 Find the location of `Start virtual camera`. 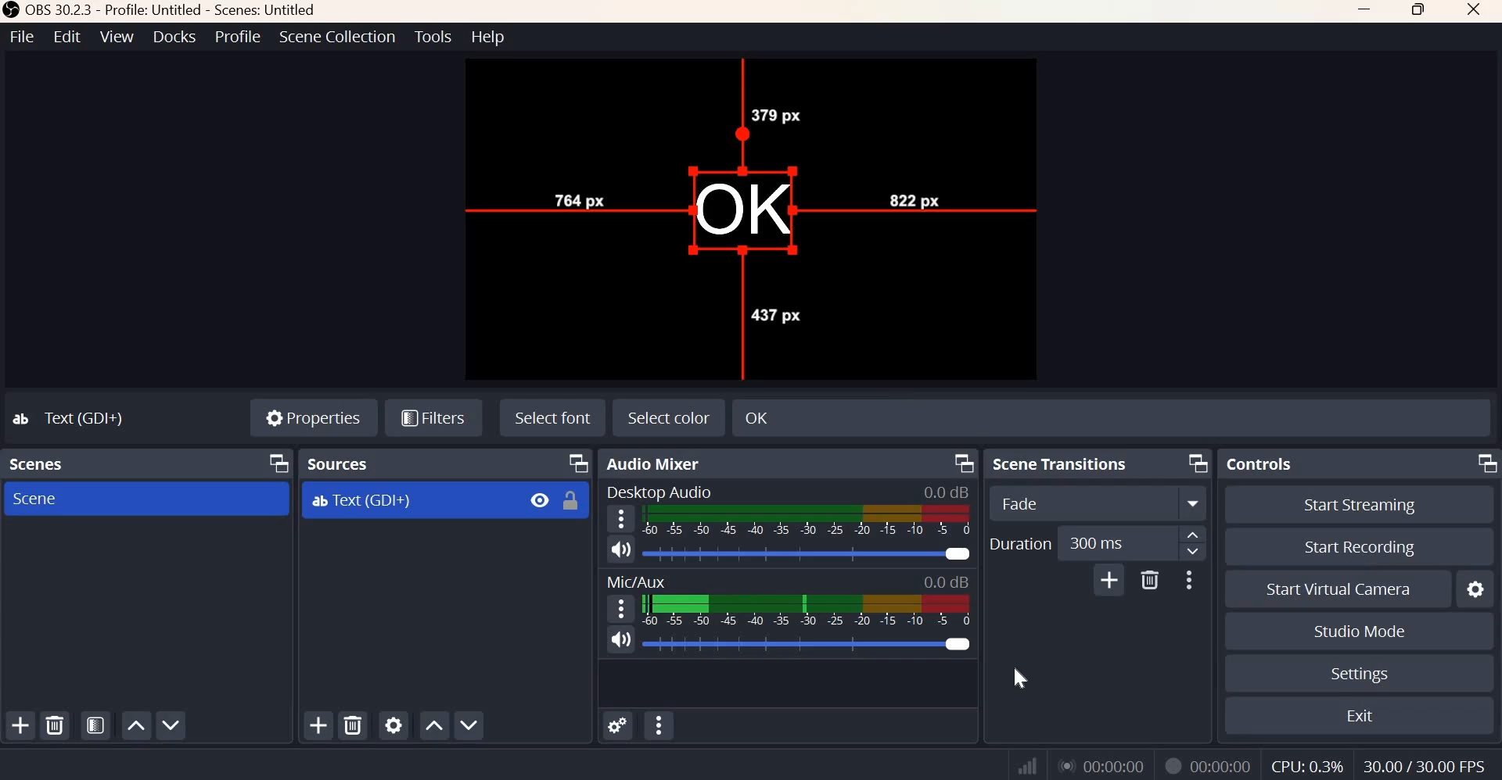

Start virtual camera is located at coordinates (1341, 588).